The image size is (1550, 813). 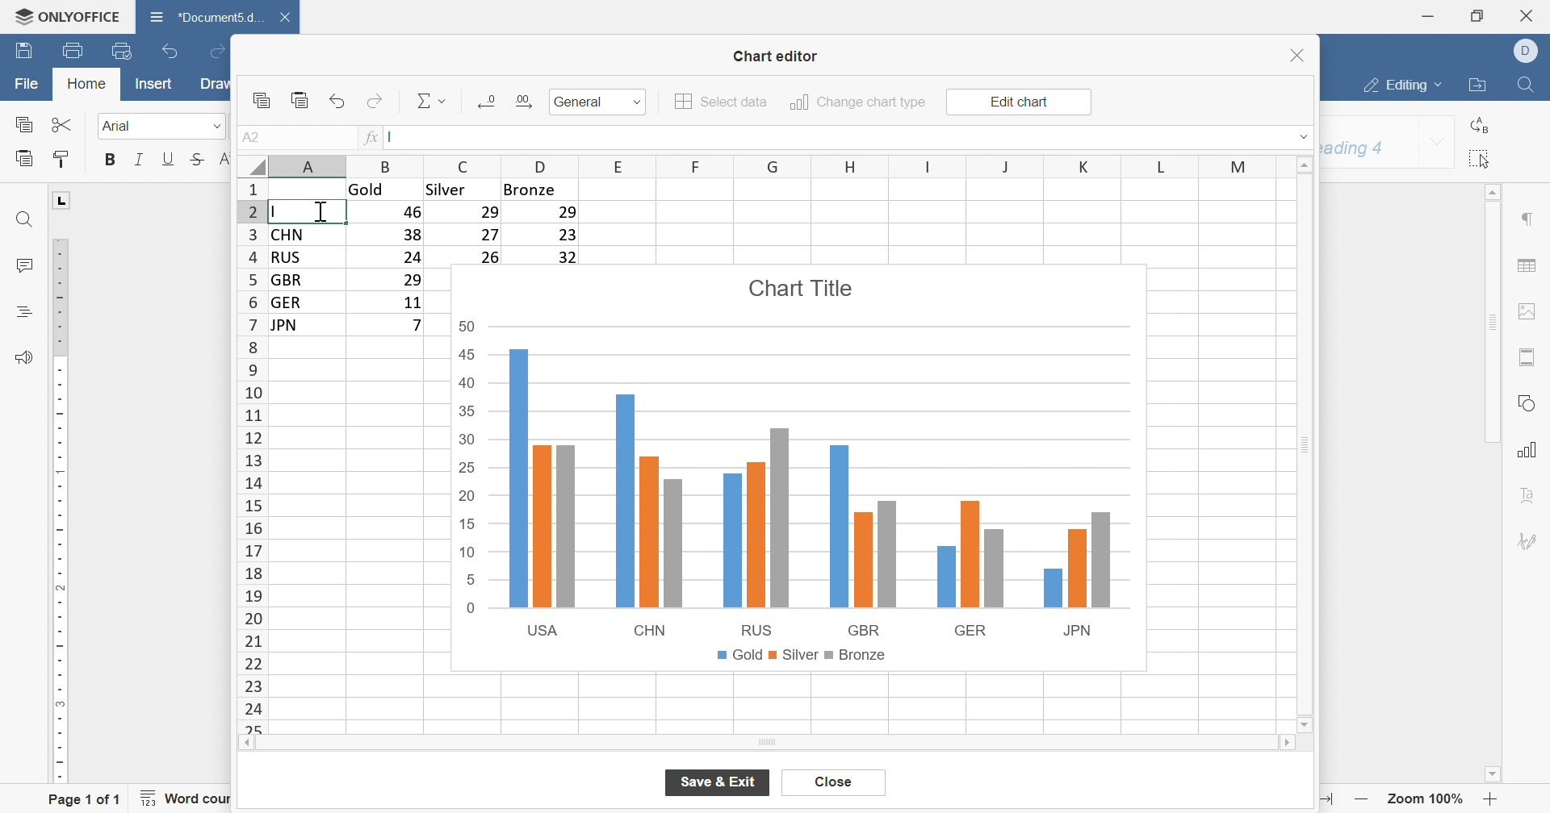 I want to click on onlyoffice, so click(x=68, y=16).